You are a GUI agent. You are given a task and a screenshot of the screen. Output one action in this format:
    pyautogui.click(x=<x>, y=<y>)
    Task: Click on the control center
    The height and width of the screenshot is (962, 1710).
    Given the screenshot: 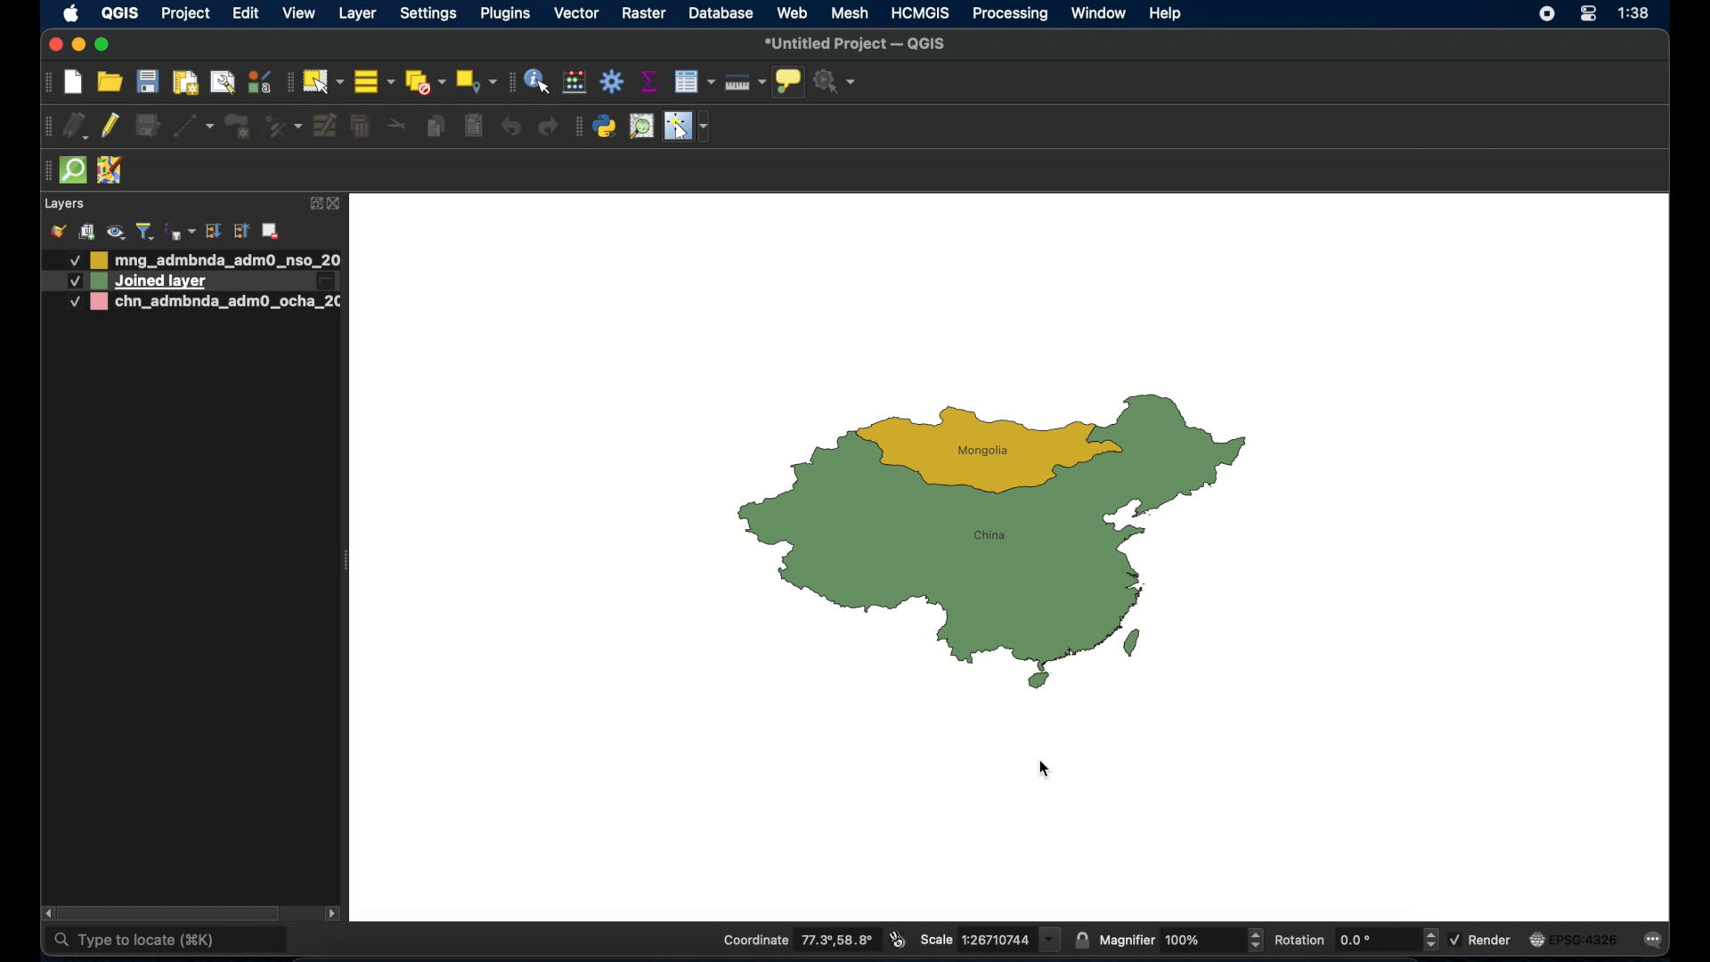 What is the action you would take?
    pyautogui.click(x=1589, y=13)
    